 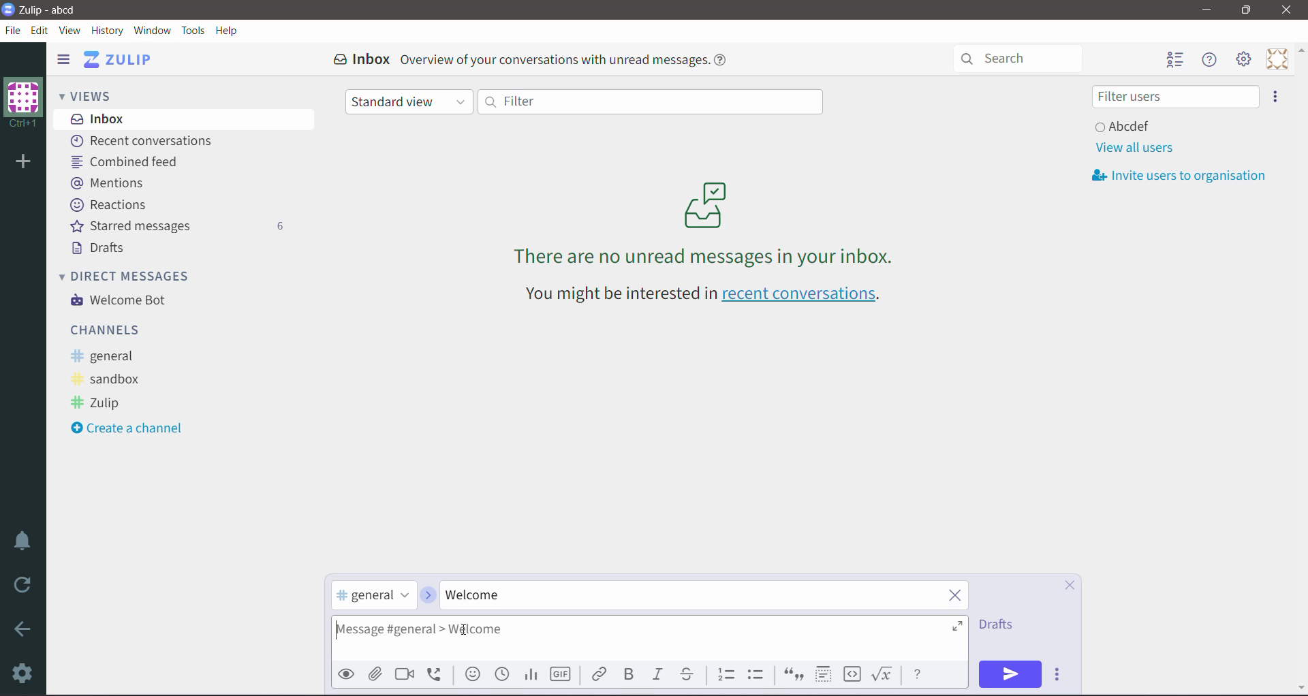 I want to click on Go Back, so click(x=23, y=629).